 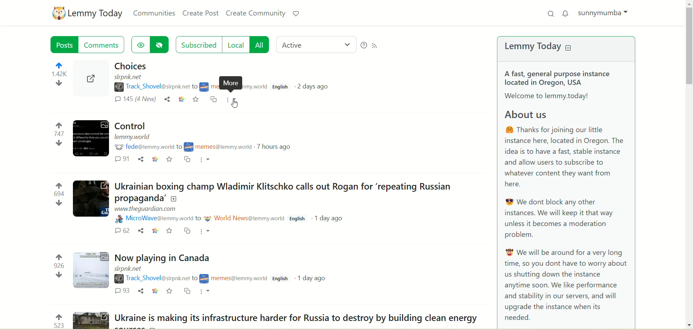 I want to click on help, so click(x=363, y=46).